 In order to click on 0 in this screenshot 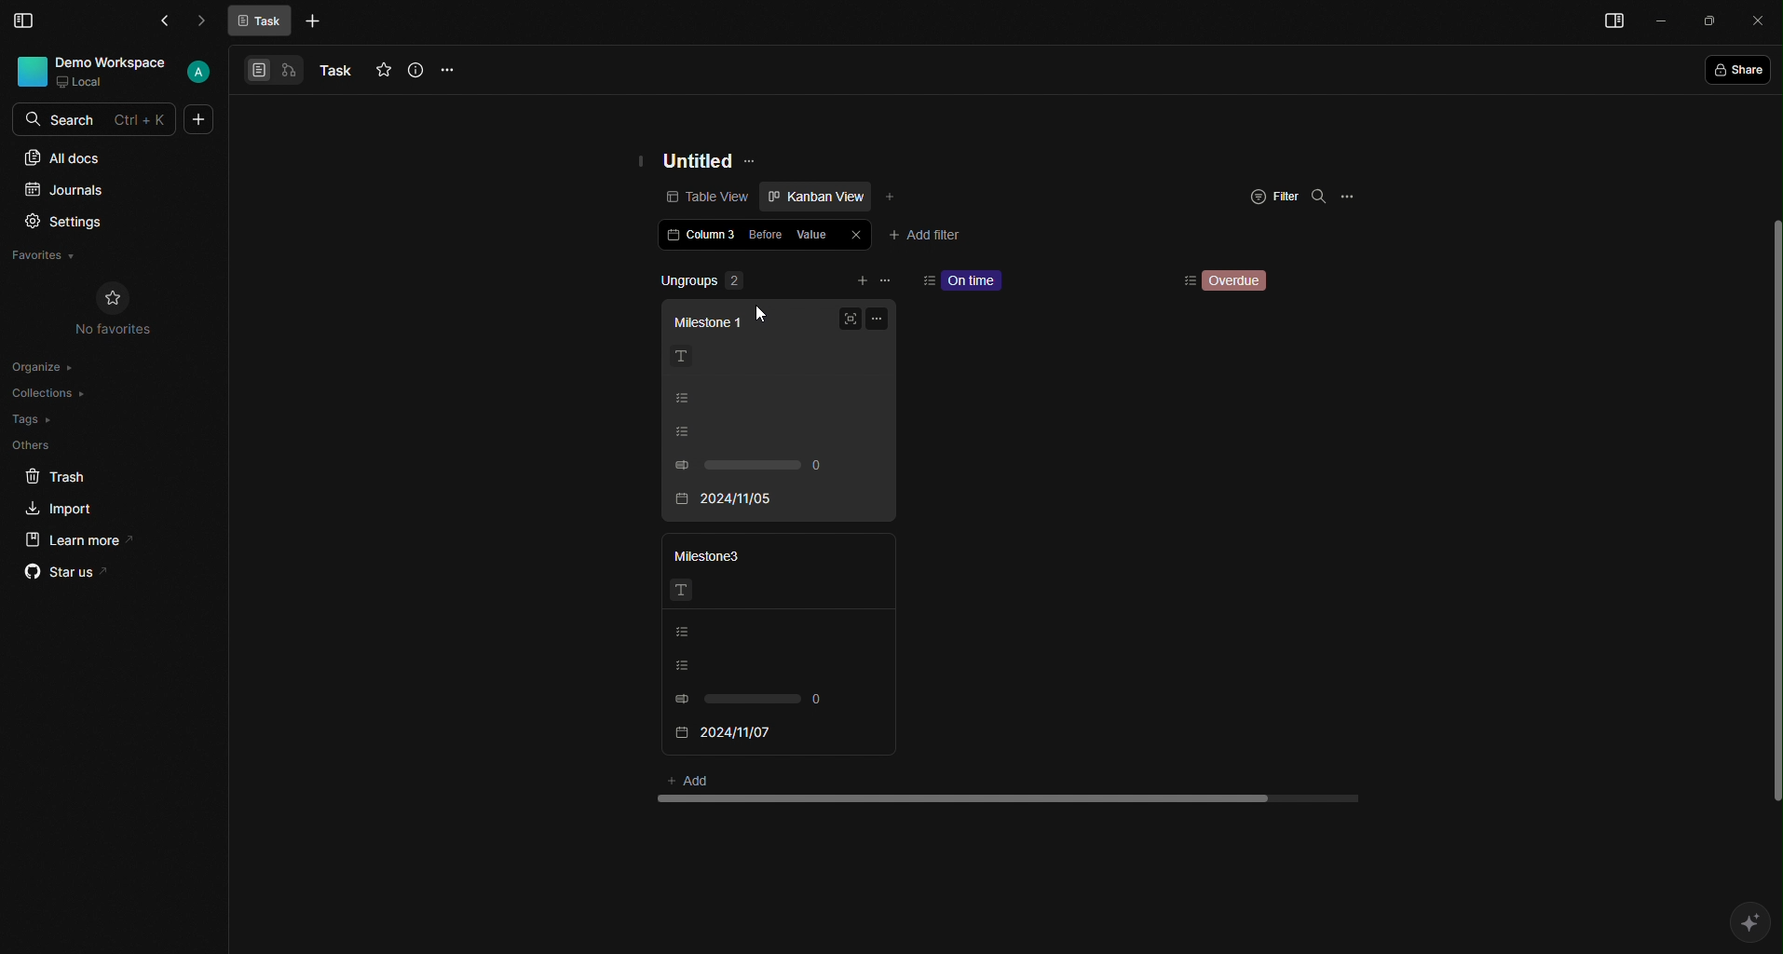, I will do `click(746, 468)`.